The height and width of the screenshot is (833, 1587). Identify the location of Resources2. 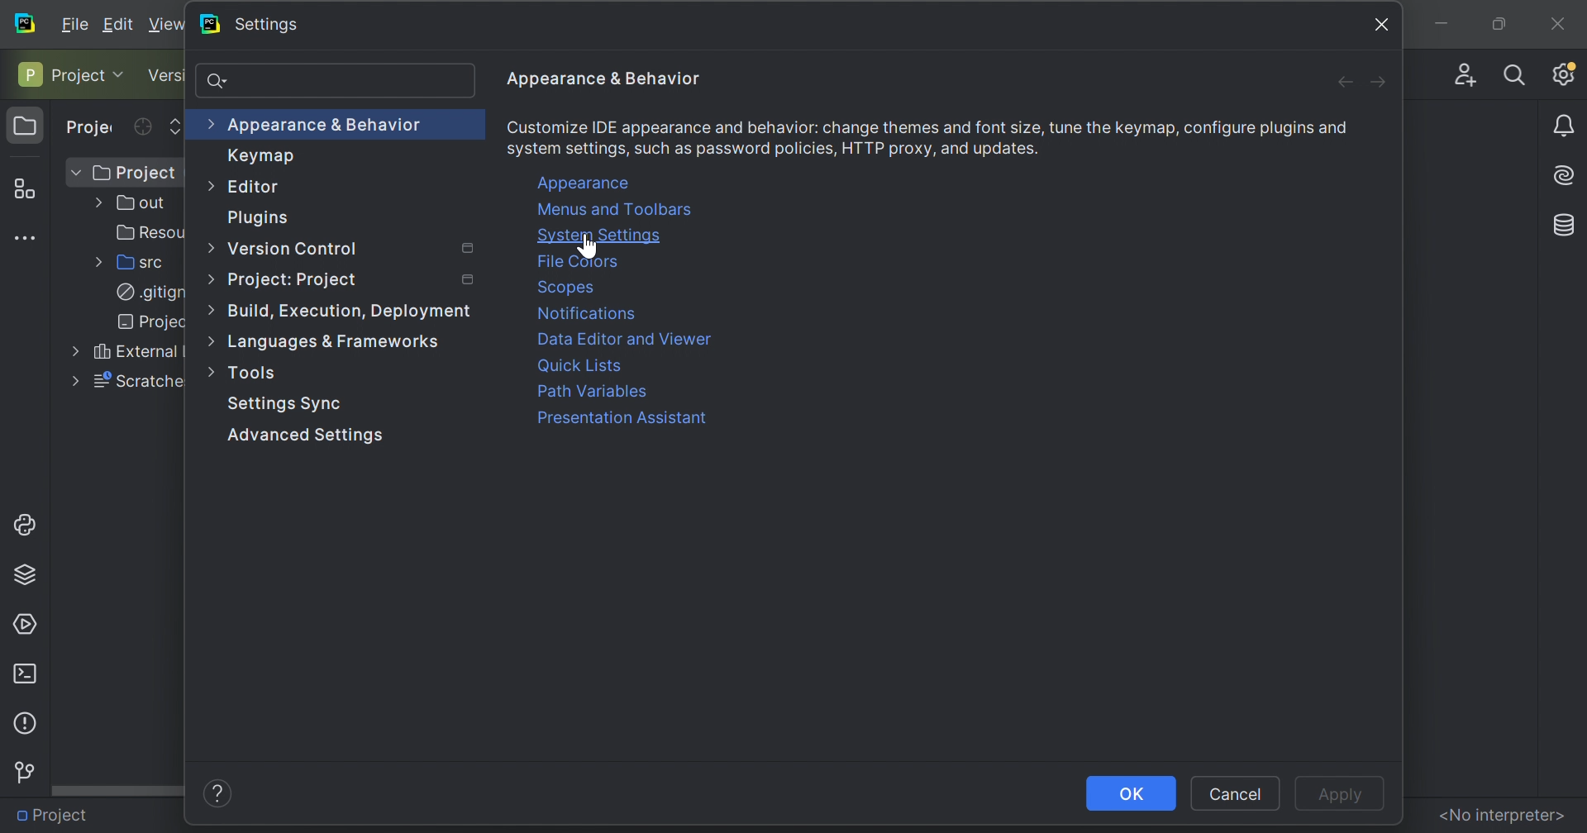
(144, 232).